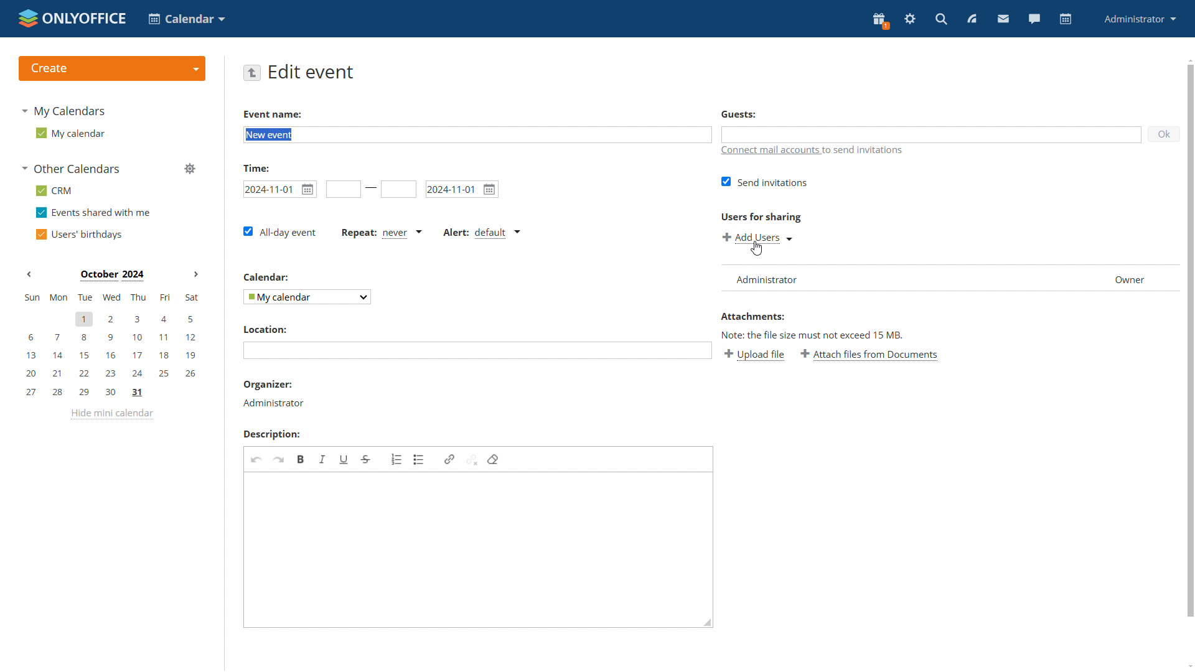 The width and height of the screenshot is (1195, 672). Describe the element at coordinates (189, 20) in the screenshot. I see `select application` at that location.